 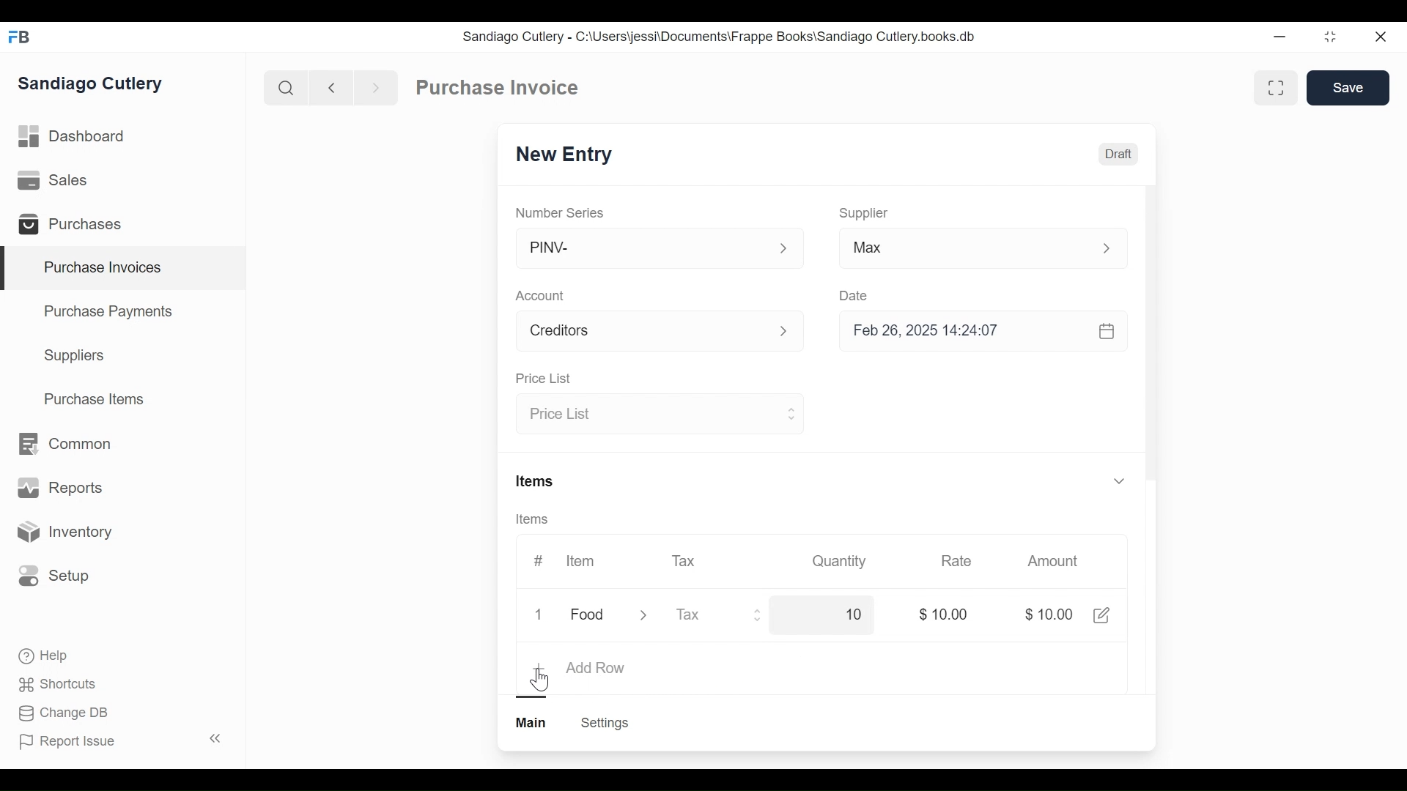 What do you see at coordinates (642, 333) in the screenshot?
I see `Account` at bounding box center [642, 333].